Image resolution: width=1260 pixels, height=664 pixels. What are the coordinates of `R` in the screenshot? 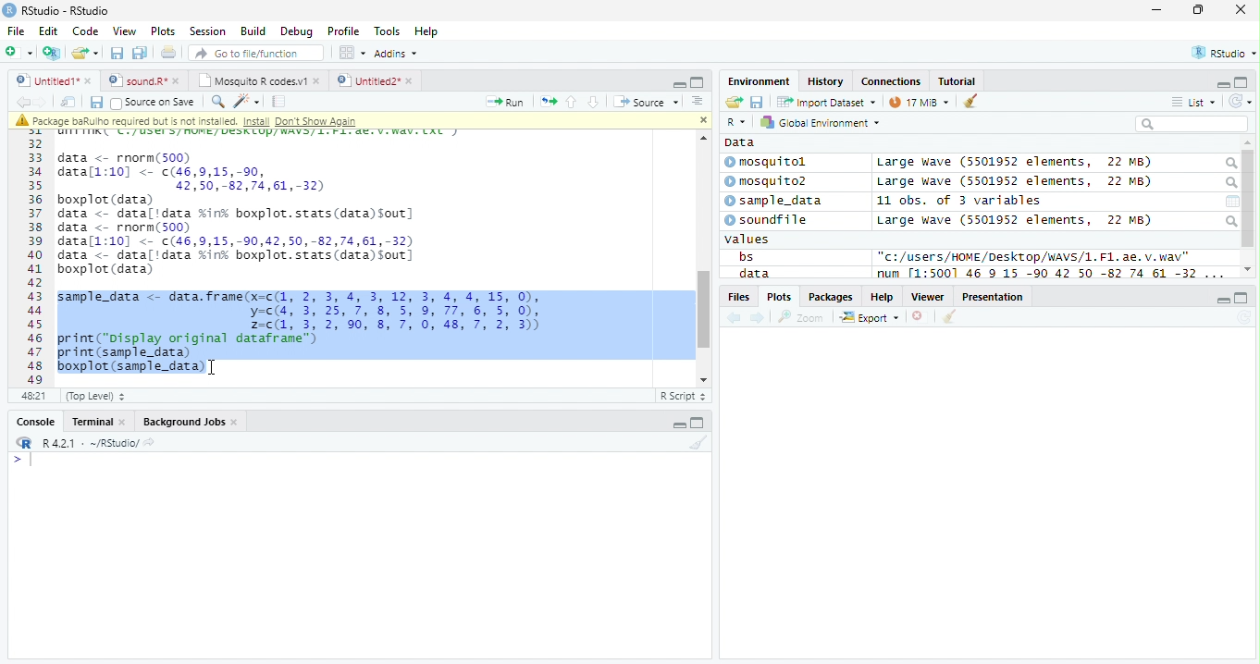 It's located at (738, 122).